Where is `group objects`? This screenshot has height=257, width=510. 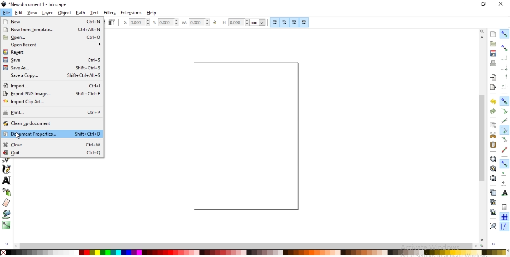 group objects is located at coordinates (492, 226).